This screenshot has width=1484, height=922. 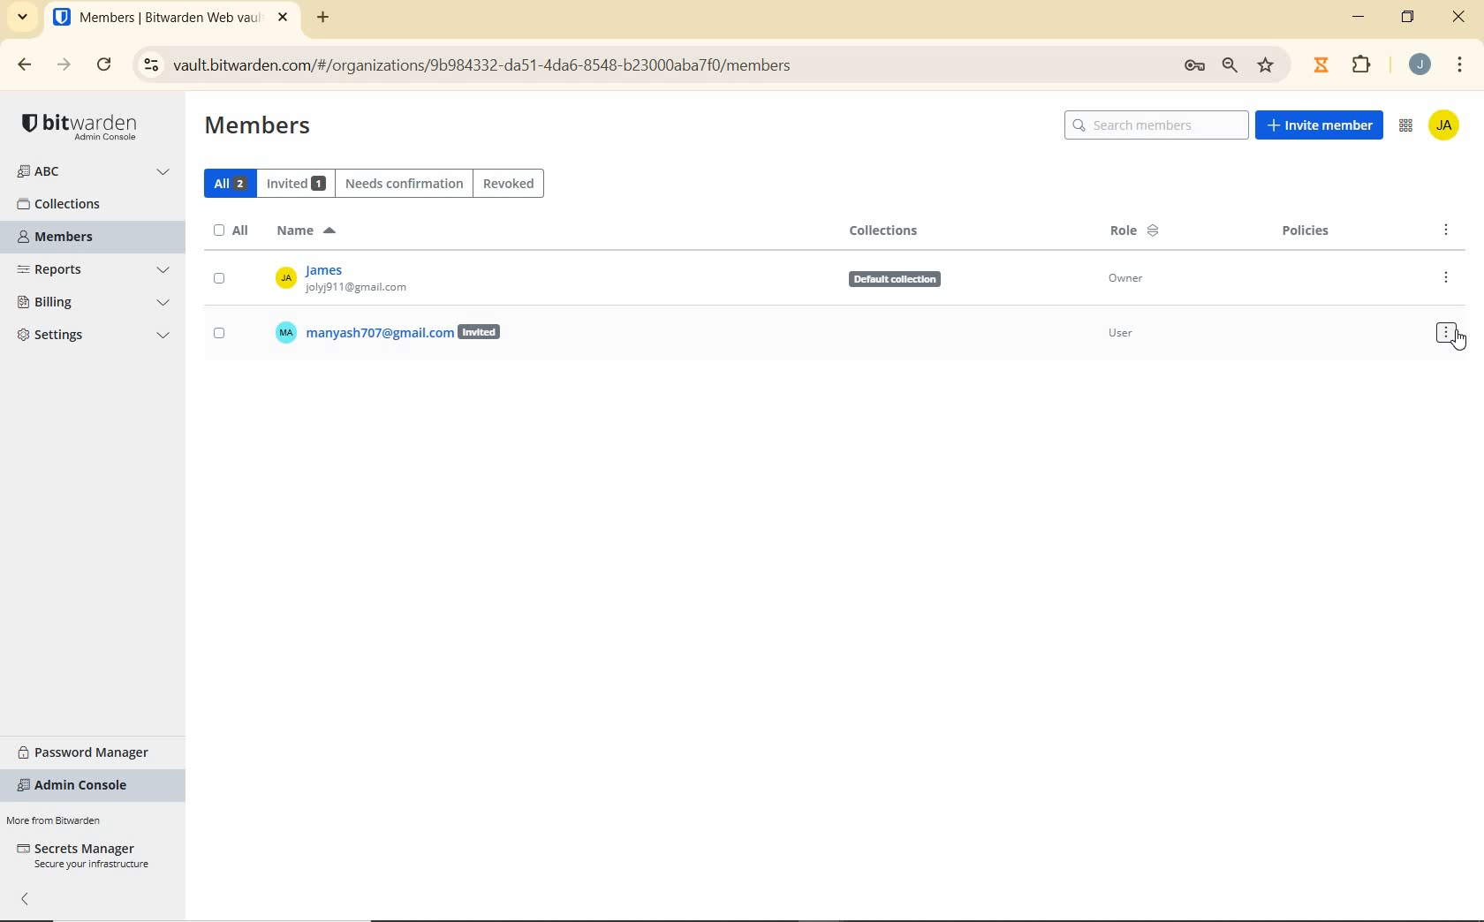 I want to click on SEARCH MEMBERS, so click(x=1155, y=125).